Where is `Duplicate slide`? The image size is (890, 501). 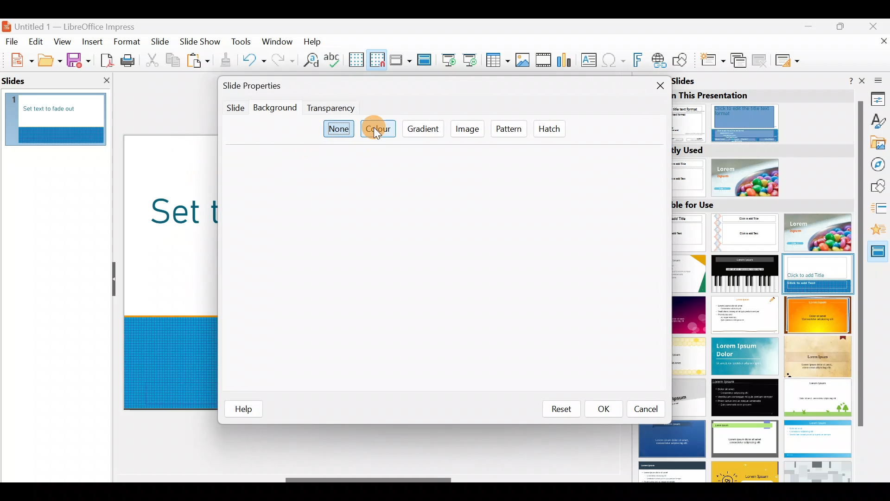
Duplicate slide is located at coordinates (740, 61).